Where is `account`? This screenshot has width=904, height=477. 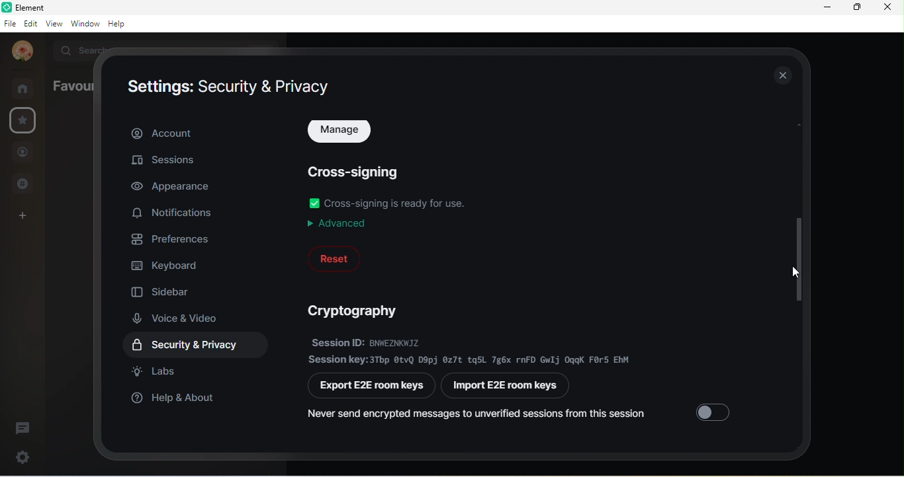
account is located at coordinates (21, 52).